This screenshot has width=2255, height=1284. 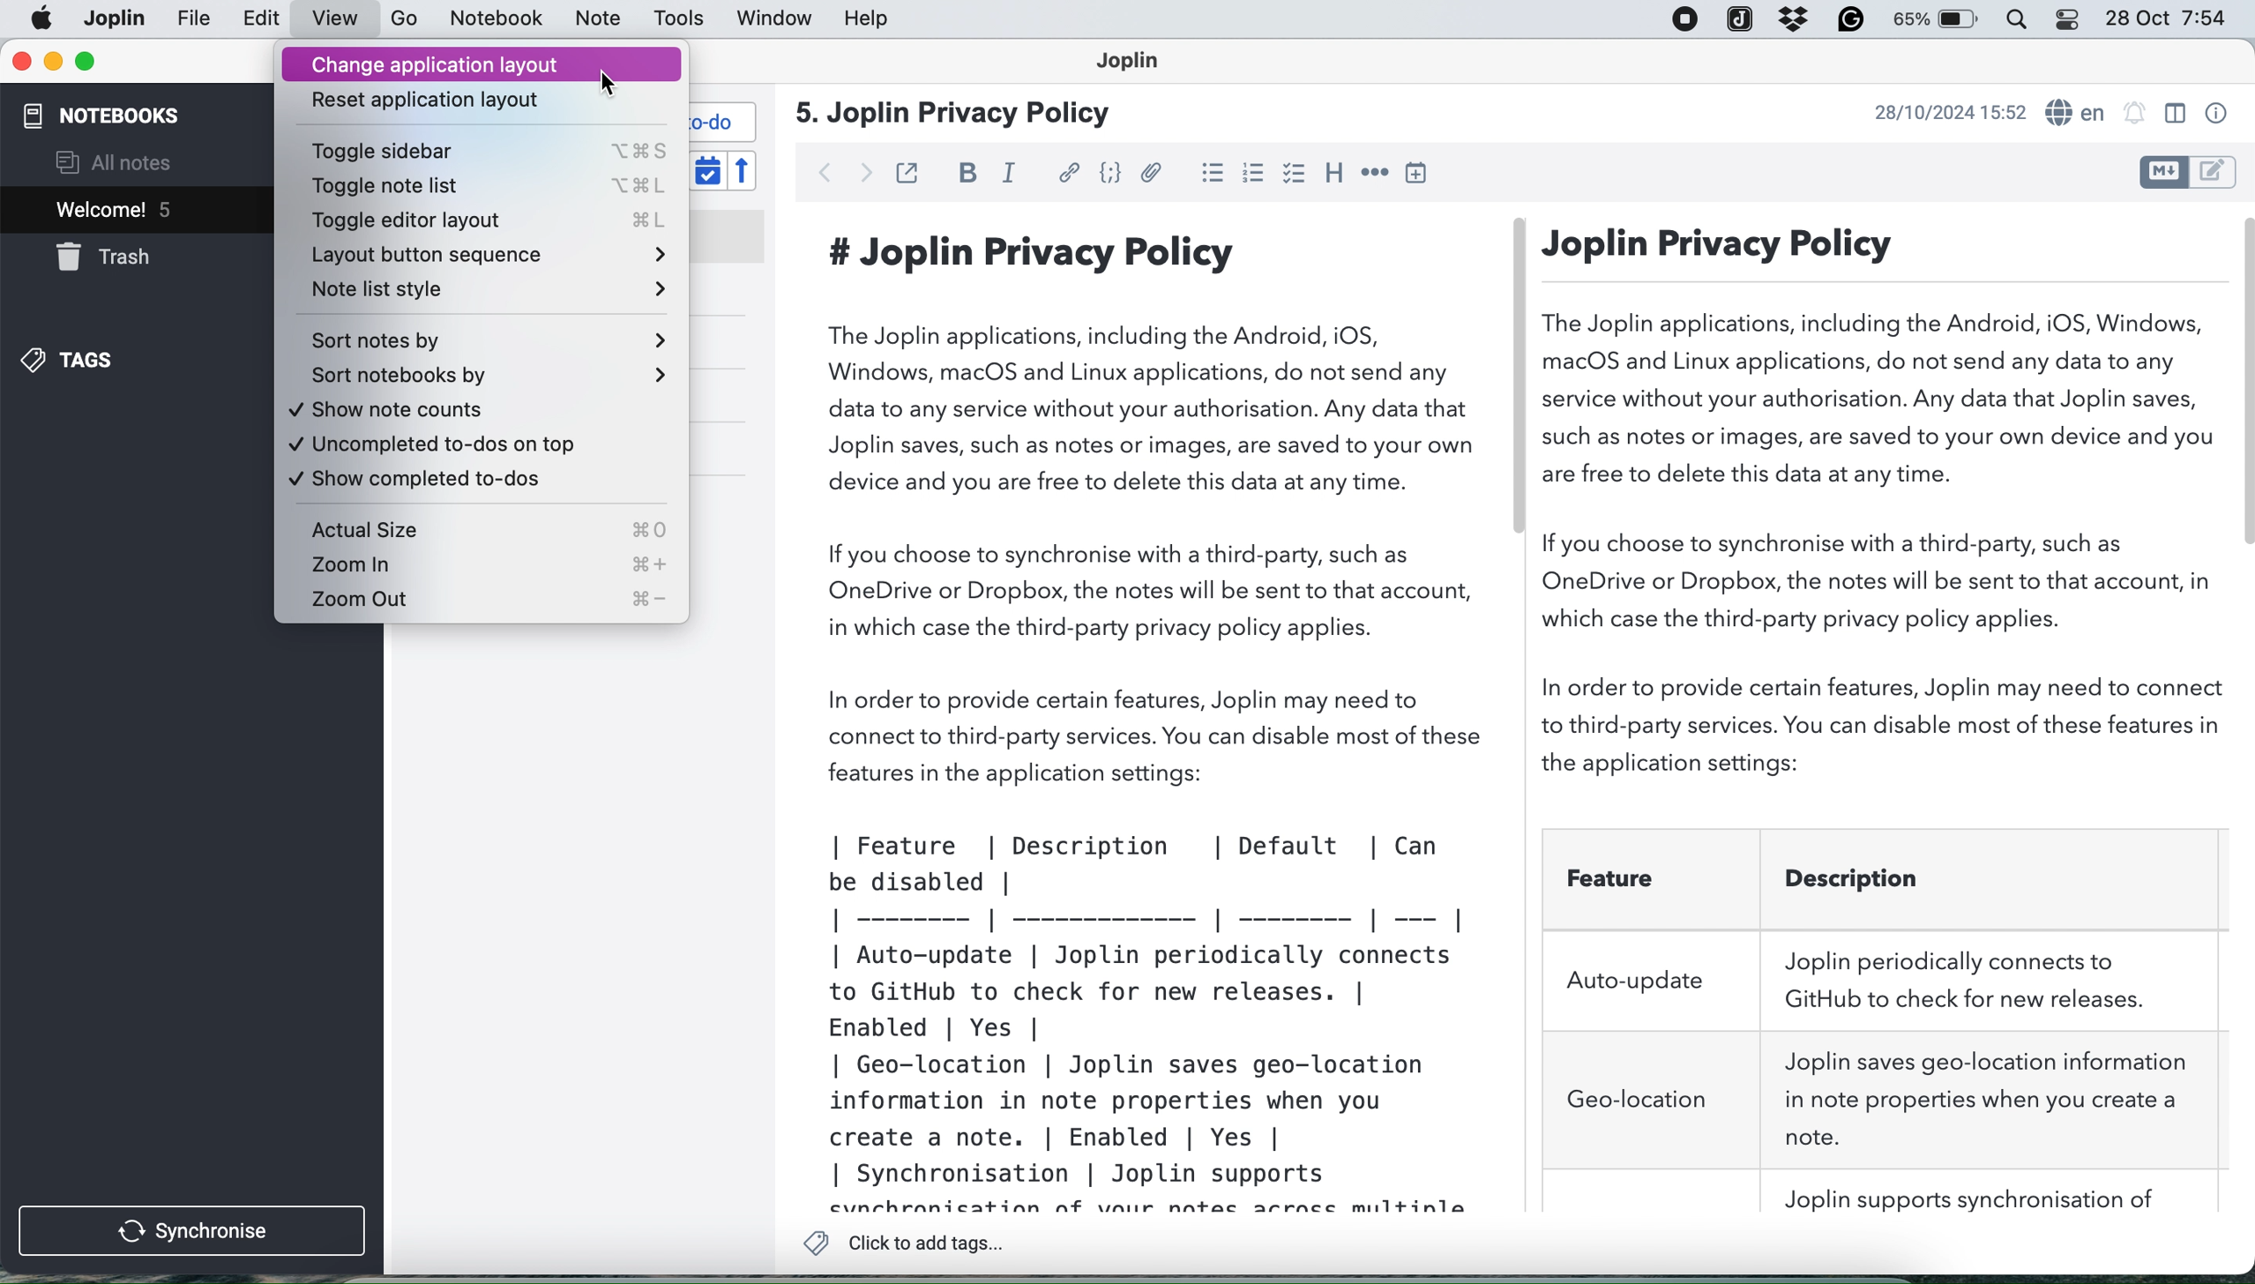 What do you see at coordinates (2215, 114) in the screenshot?
I see `note properties` at bounding box center [2215, 114].